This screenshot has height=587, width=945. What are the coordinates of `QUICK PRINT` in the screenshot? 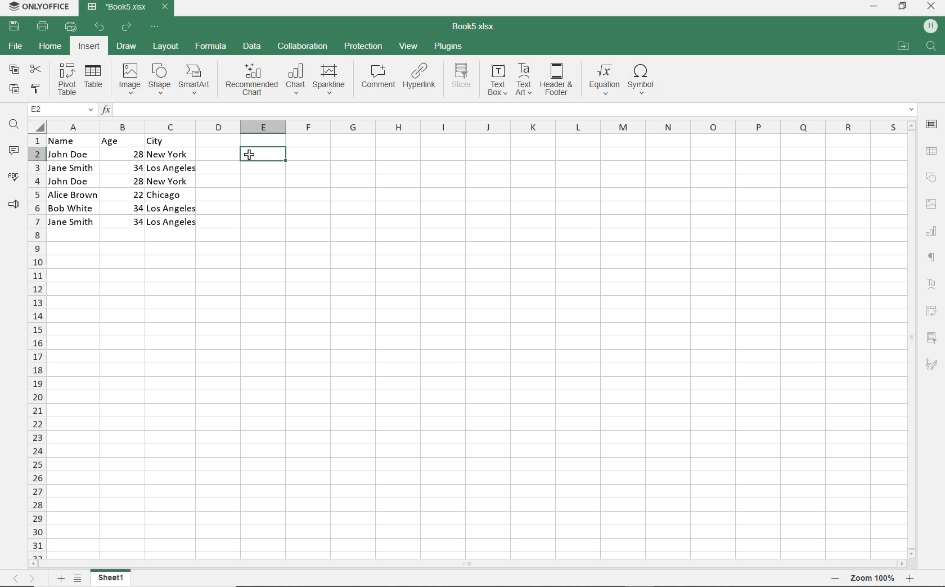 It's located at (70, 26).